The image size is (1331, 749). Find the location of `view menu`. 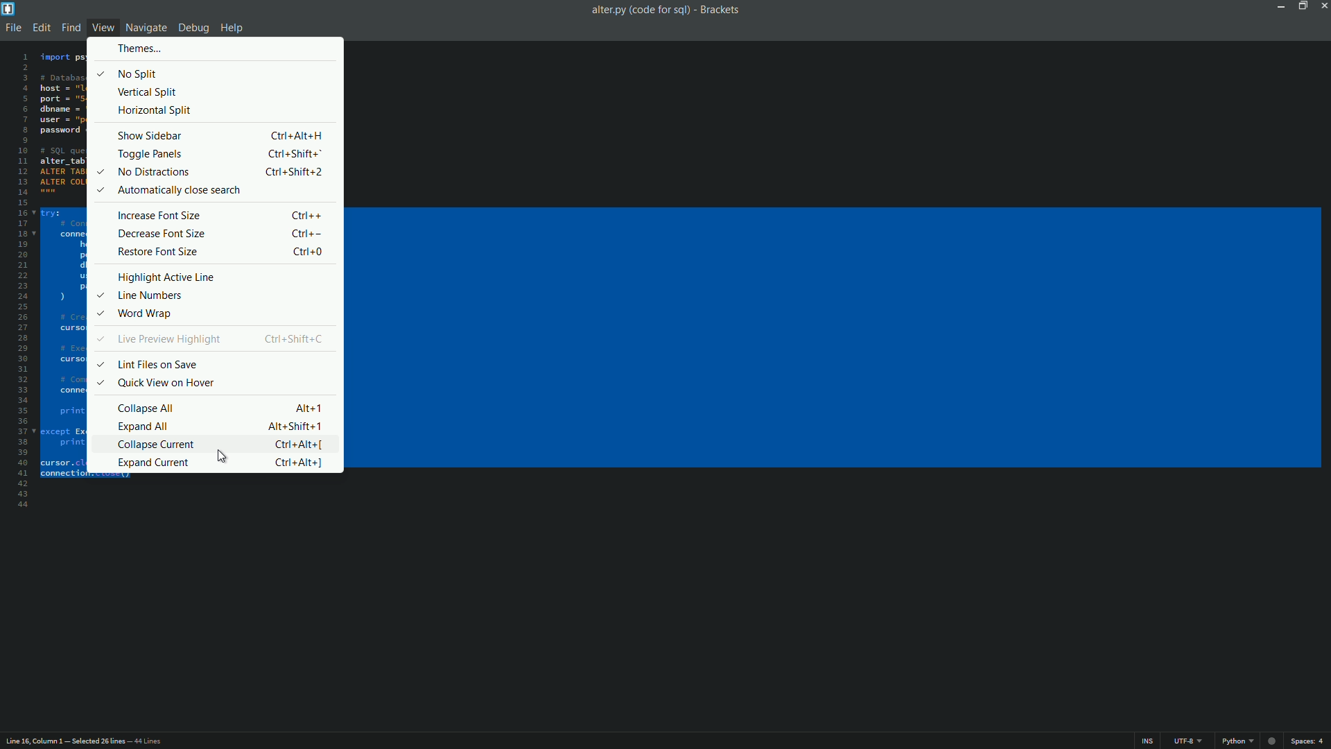

view menu is located at coordinates (105, 28).